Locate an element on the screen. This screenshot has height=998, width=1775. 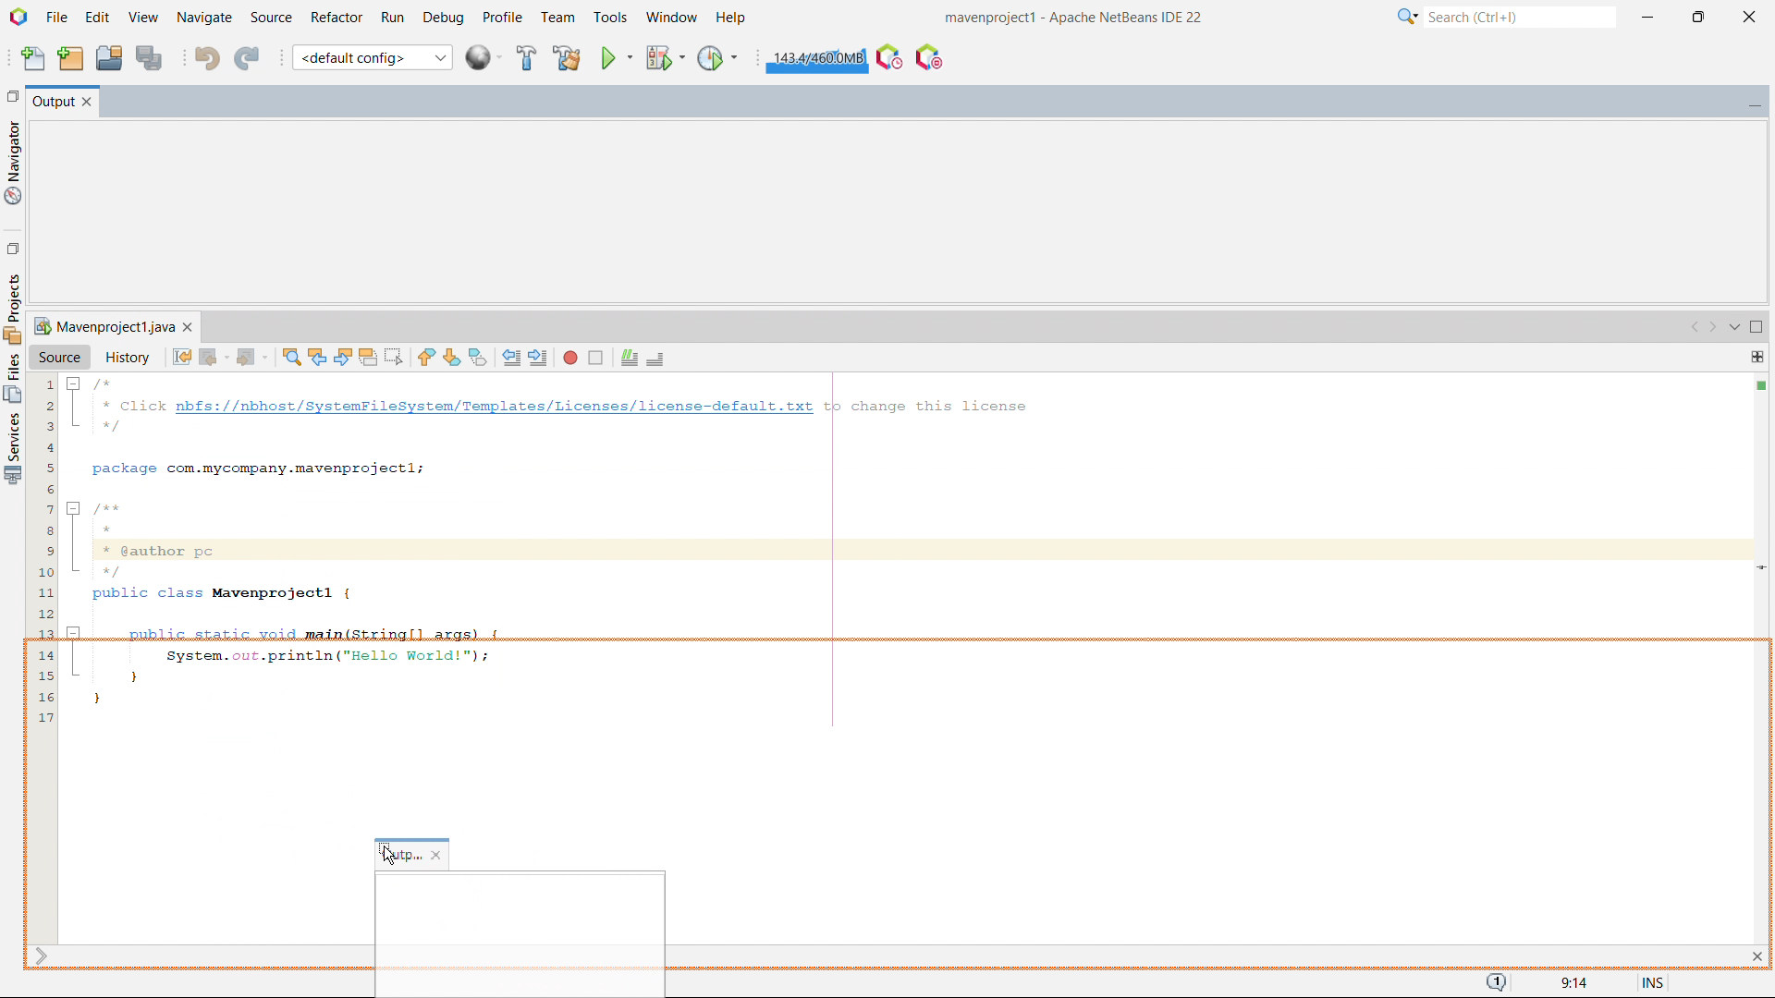
pointer cursor is located at coordinates (388, 856).